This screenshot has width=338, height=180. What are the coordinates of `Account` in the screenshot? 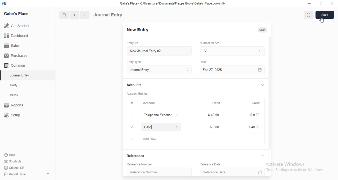 It's located at (149, 103).